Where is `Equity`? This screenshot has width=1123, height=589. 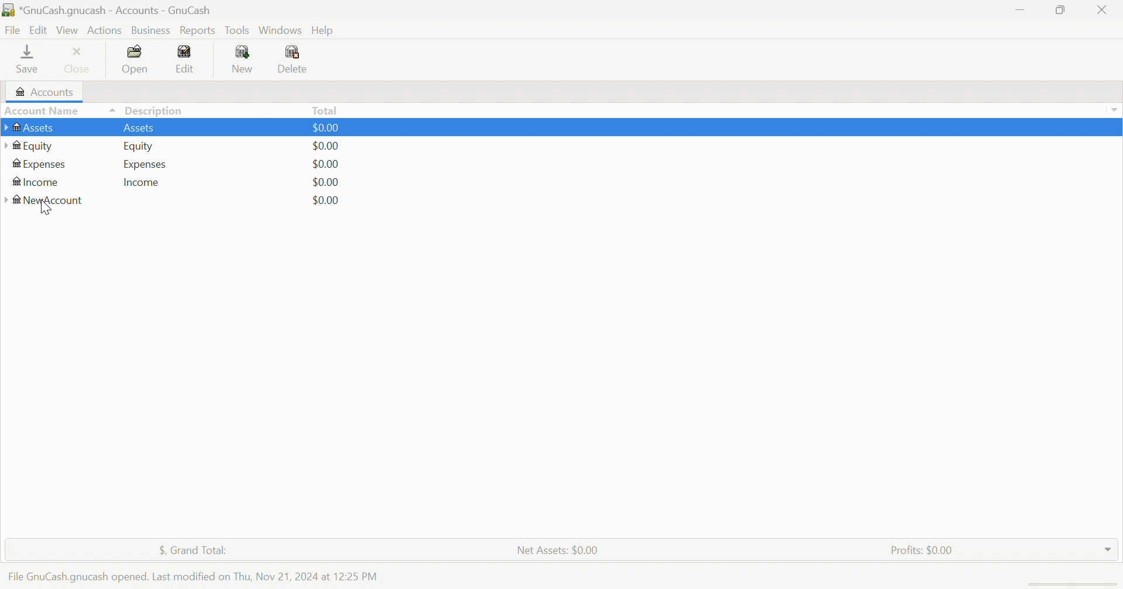
Equity is located at coordinates (140, 146).